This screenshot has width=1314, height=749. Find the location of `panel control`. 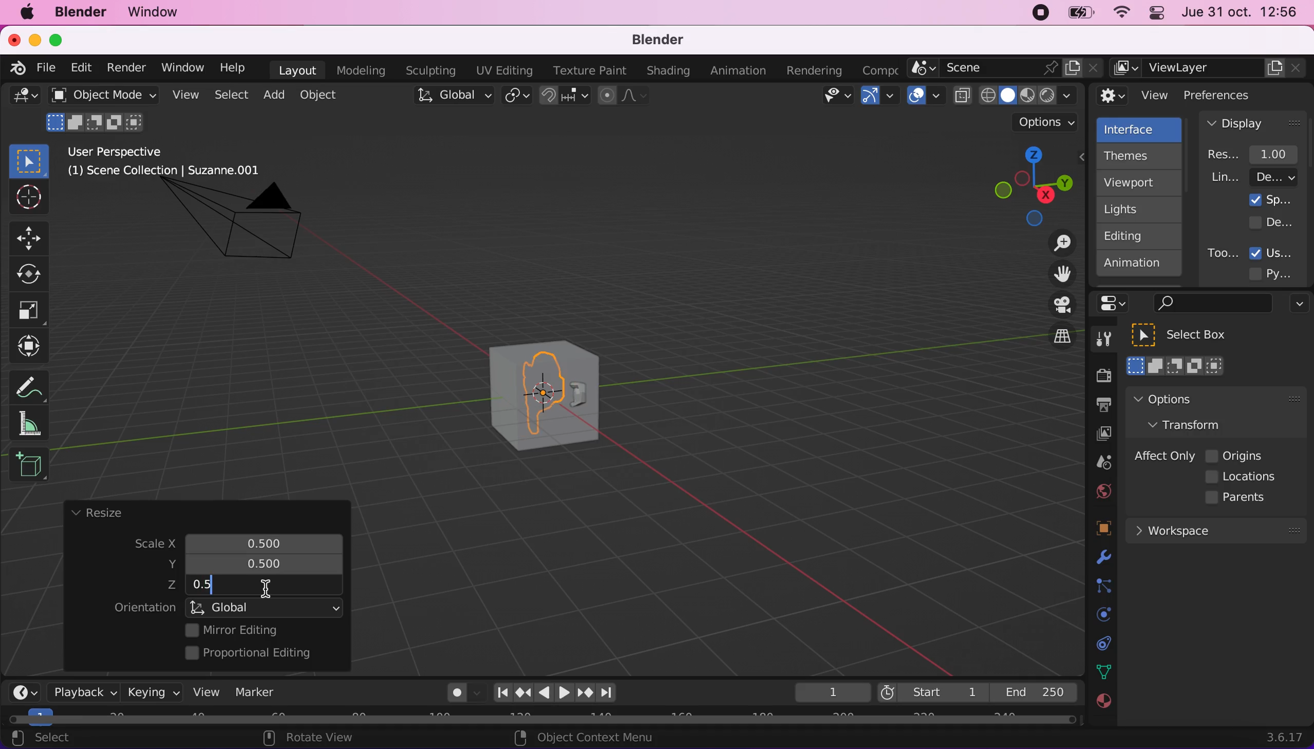

panel control is located at coordinates (1154, 14).